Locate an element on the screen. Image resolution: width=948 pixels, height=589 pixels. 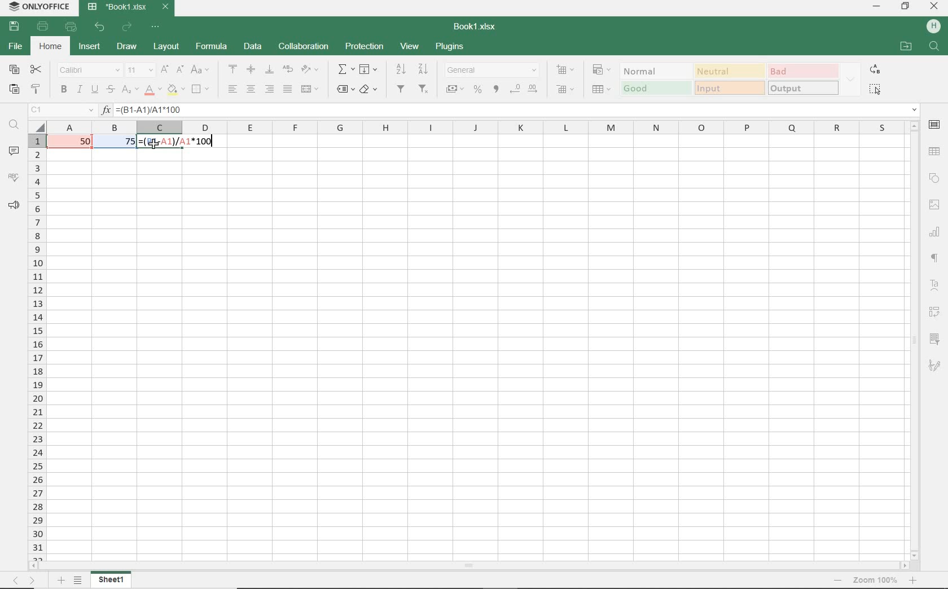
add filter is located at coordinates (401, 90).